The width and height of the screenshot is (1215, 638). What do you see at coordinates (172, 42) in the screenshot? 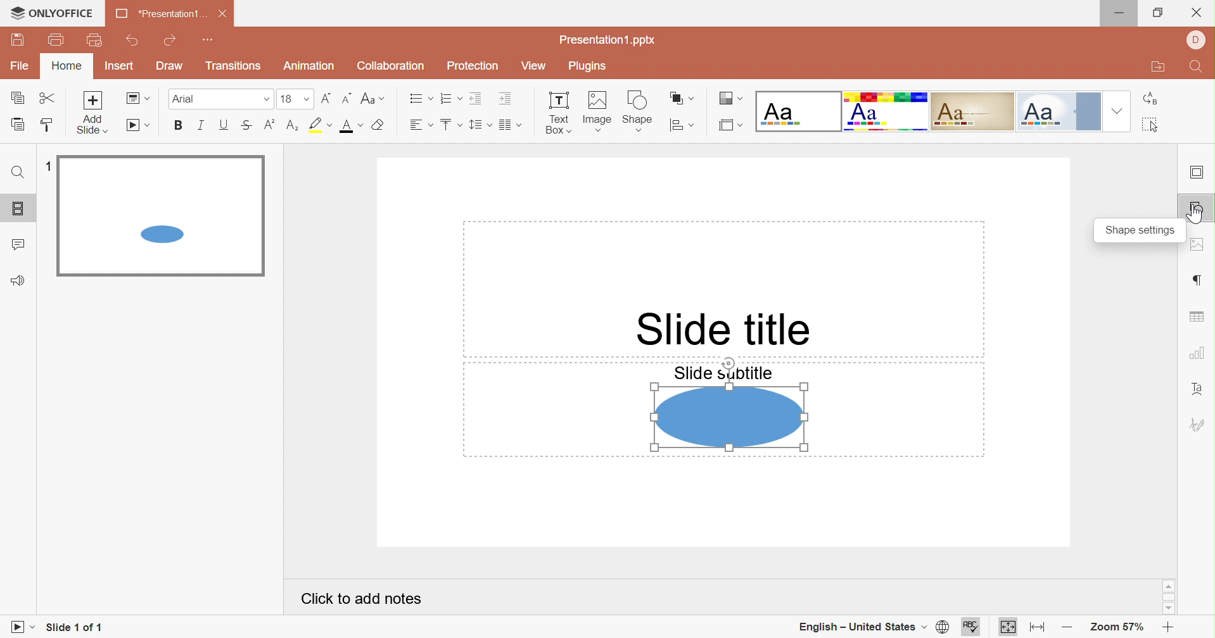
I see `Redo` at bounding box center [172, 42].